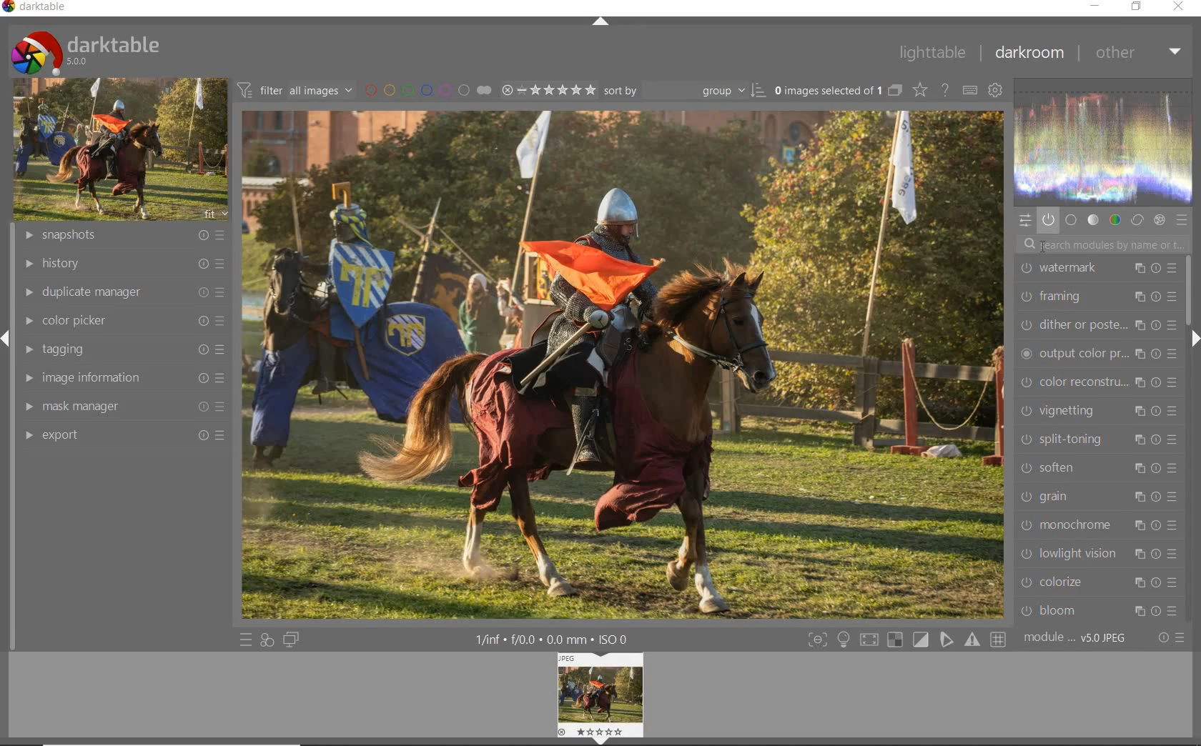 The image size is (1201, 746). What do you see at coordinates (1182, 221) in the screenshot?
I see `presets` at bounding box center [1182, 221].